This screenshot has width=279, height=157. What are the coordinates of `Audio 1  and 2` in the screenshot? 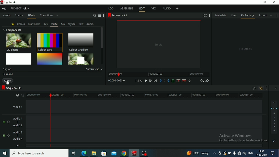 It's located at (160, 122).